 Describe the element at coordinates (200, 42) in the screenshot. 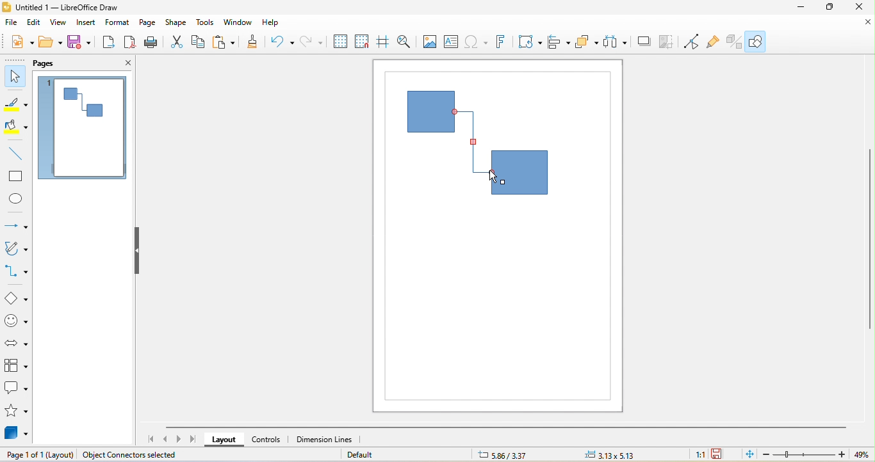

I see `copy` at that location.